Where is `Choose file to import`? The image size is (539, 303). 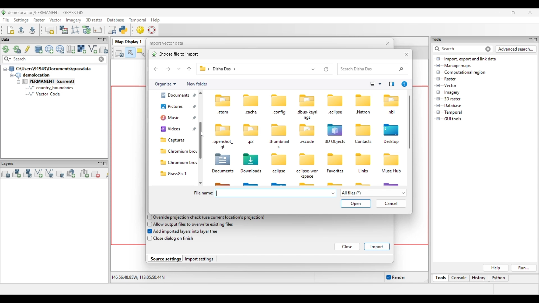
Choose file to import is located at coordinates (175, 54).